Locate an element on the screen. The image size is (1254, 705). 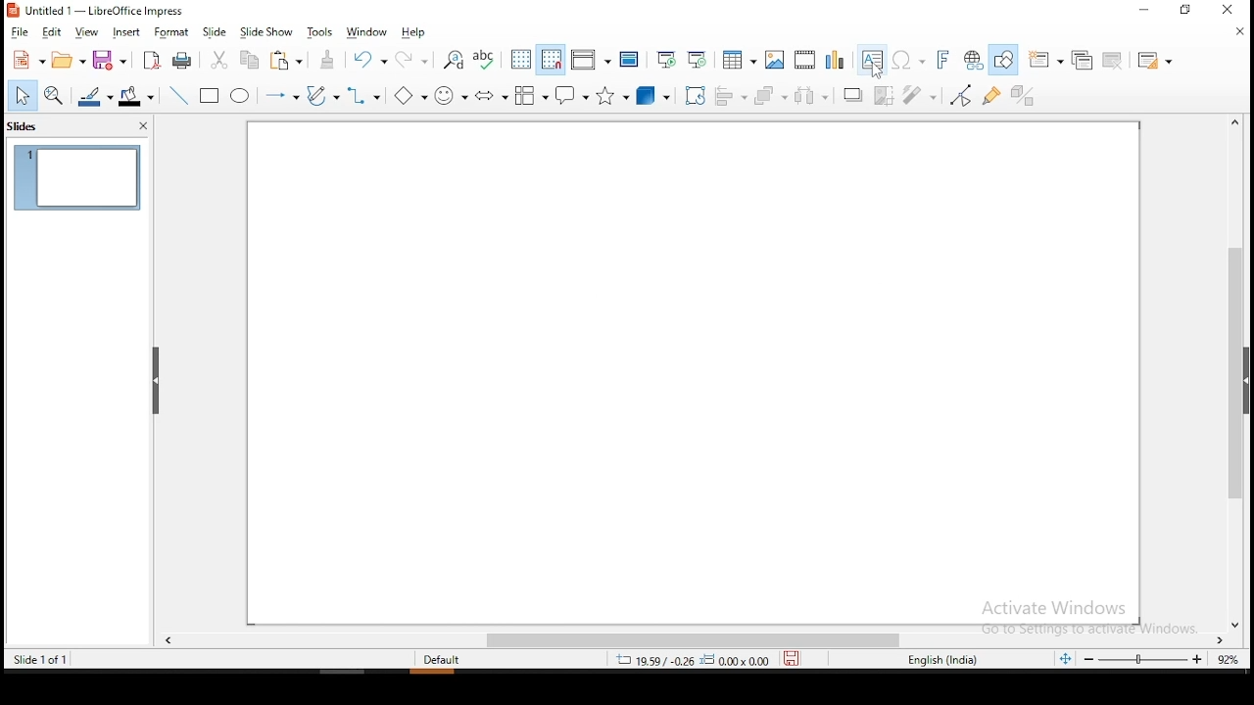
view is located at coordinates (89, 32).